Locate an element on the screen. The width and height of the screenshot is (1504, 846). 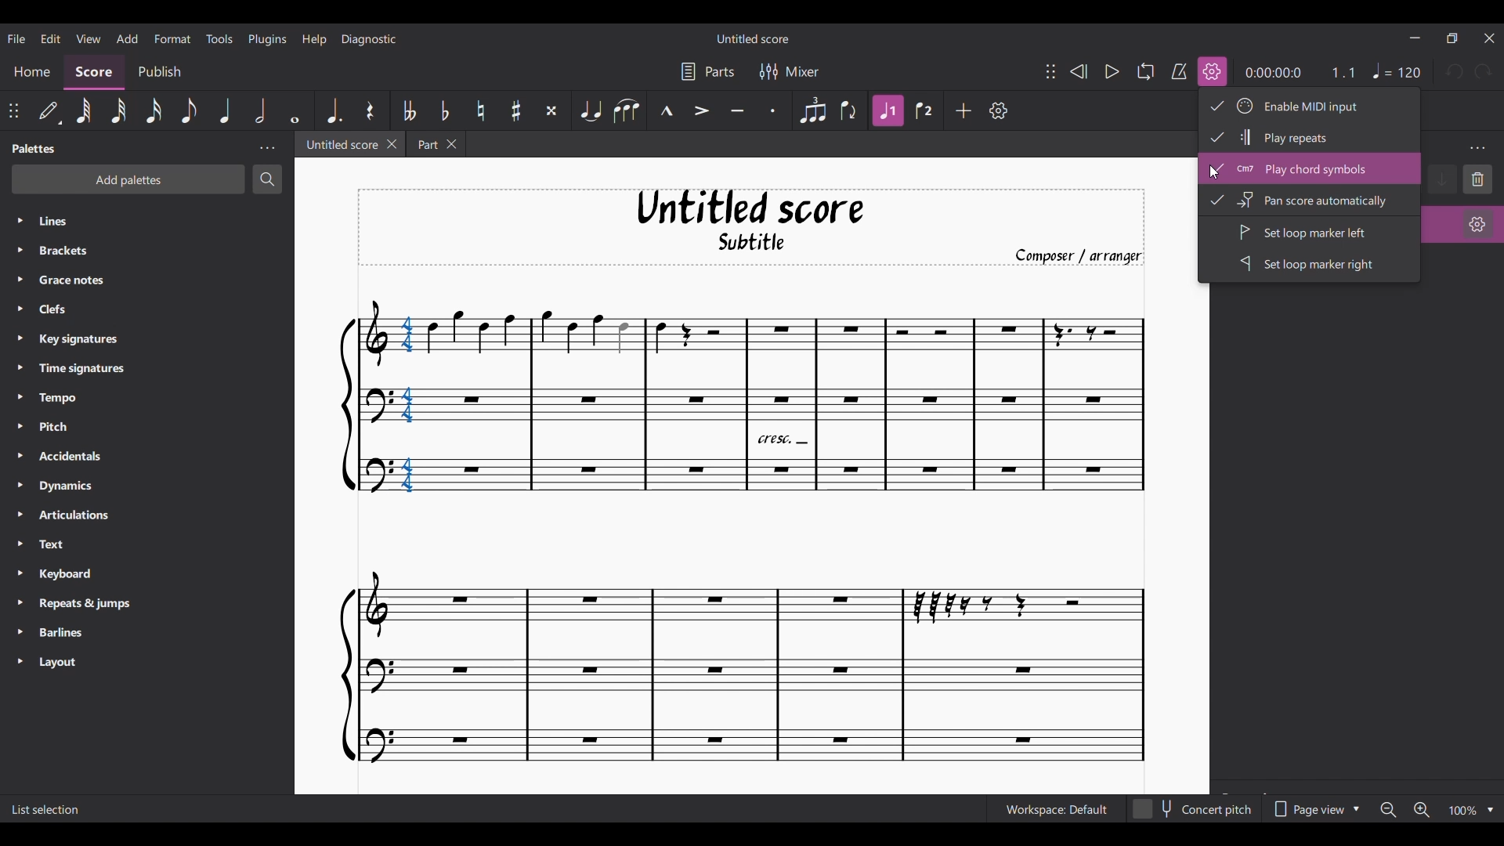
Highlighted after current selection is located at coordinates (888, 110).